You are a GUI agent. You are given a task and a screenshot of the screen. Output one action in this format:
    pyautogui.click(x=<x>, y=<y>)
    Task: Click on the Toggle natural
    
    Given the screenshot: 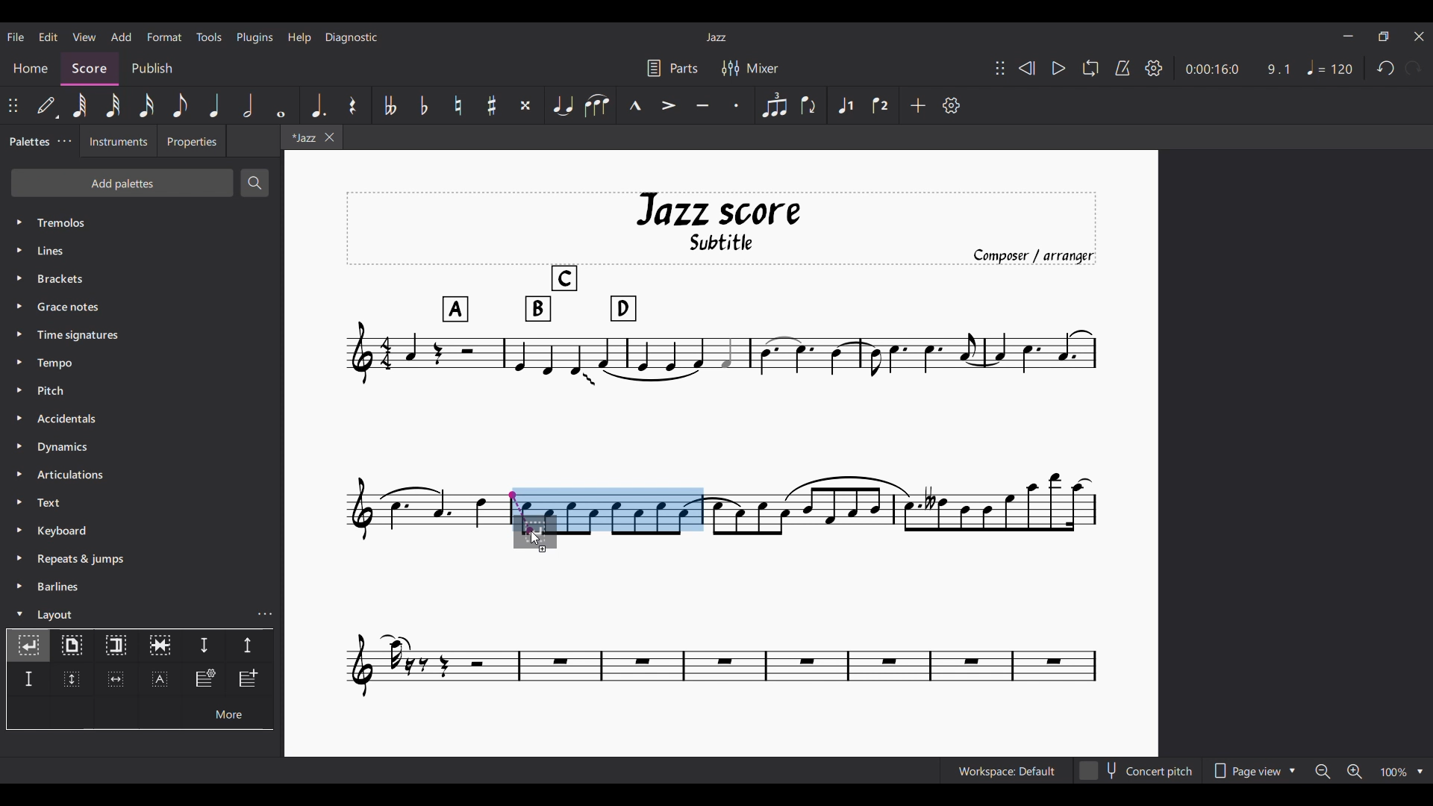 What is the action you would take?
    pyautogui.click(x=458, y=105)
    